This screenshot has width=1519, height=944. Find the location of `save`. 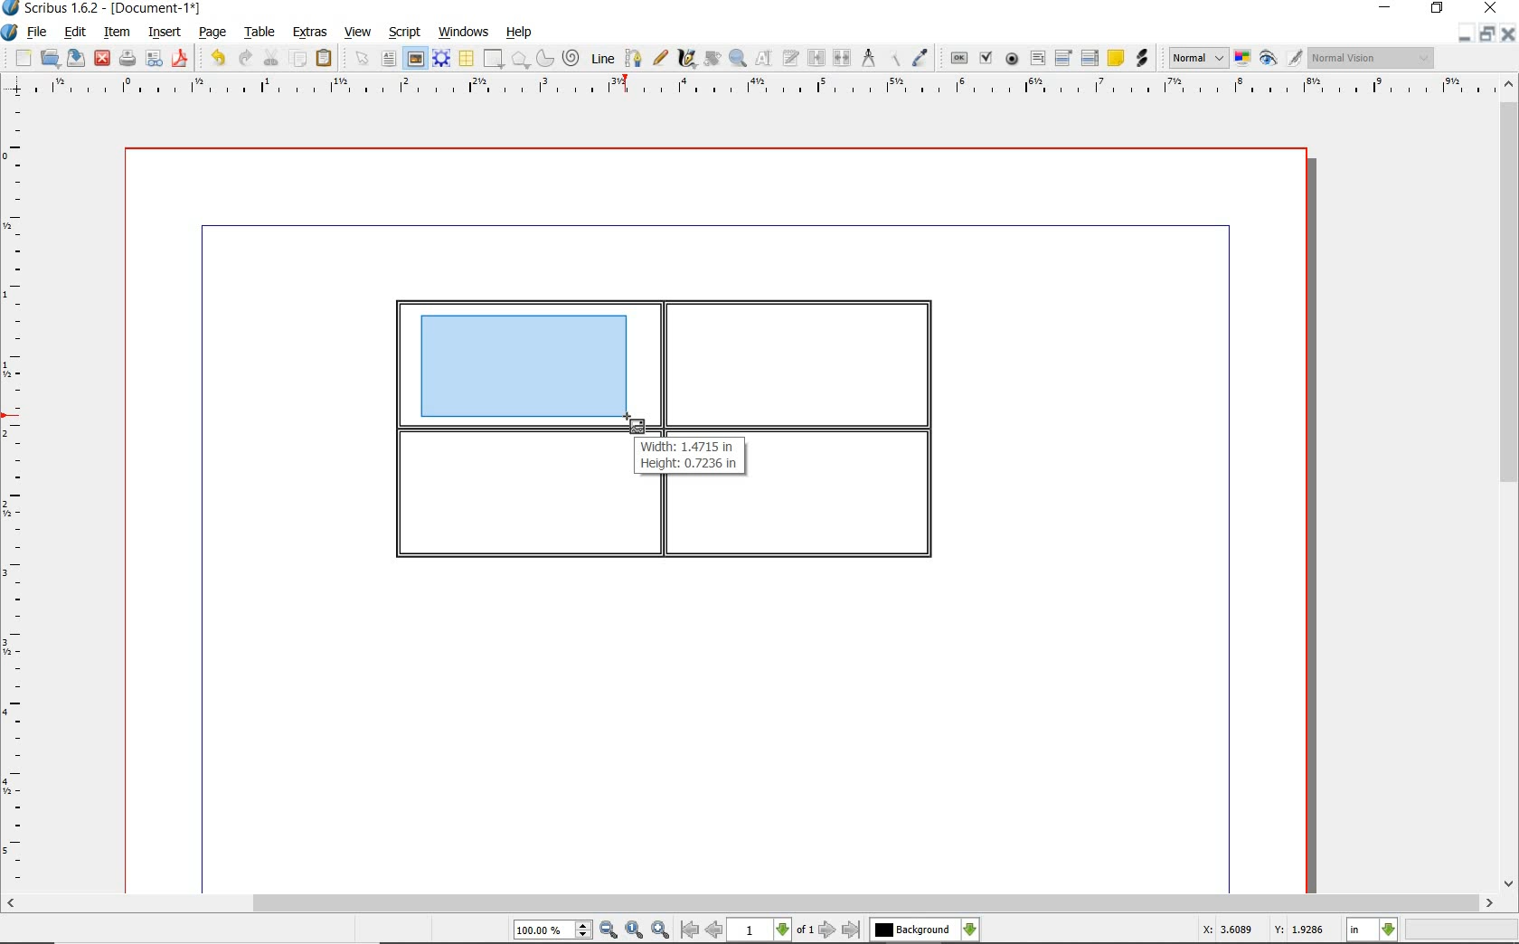

save is located at coordinates (77, 57).